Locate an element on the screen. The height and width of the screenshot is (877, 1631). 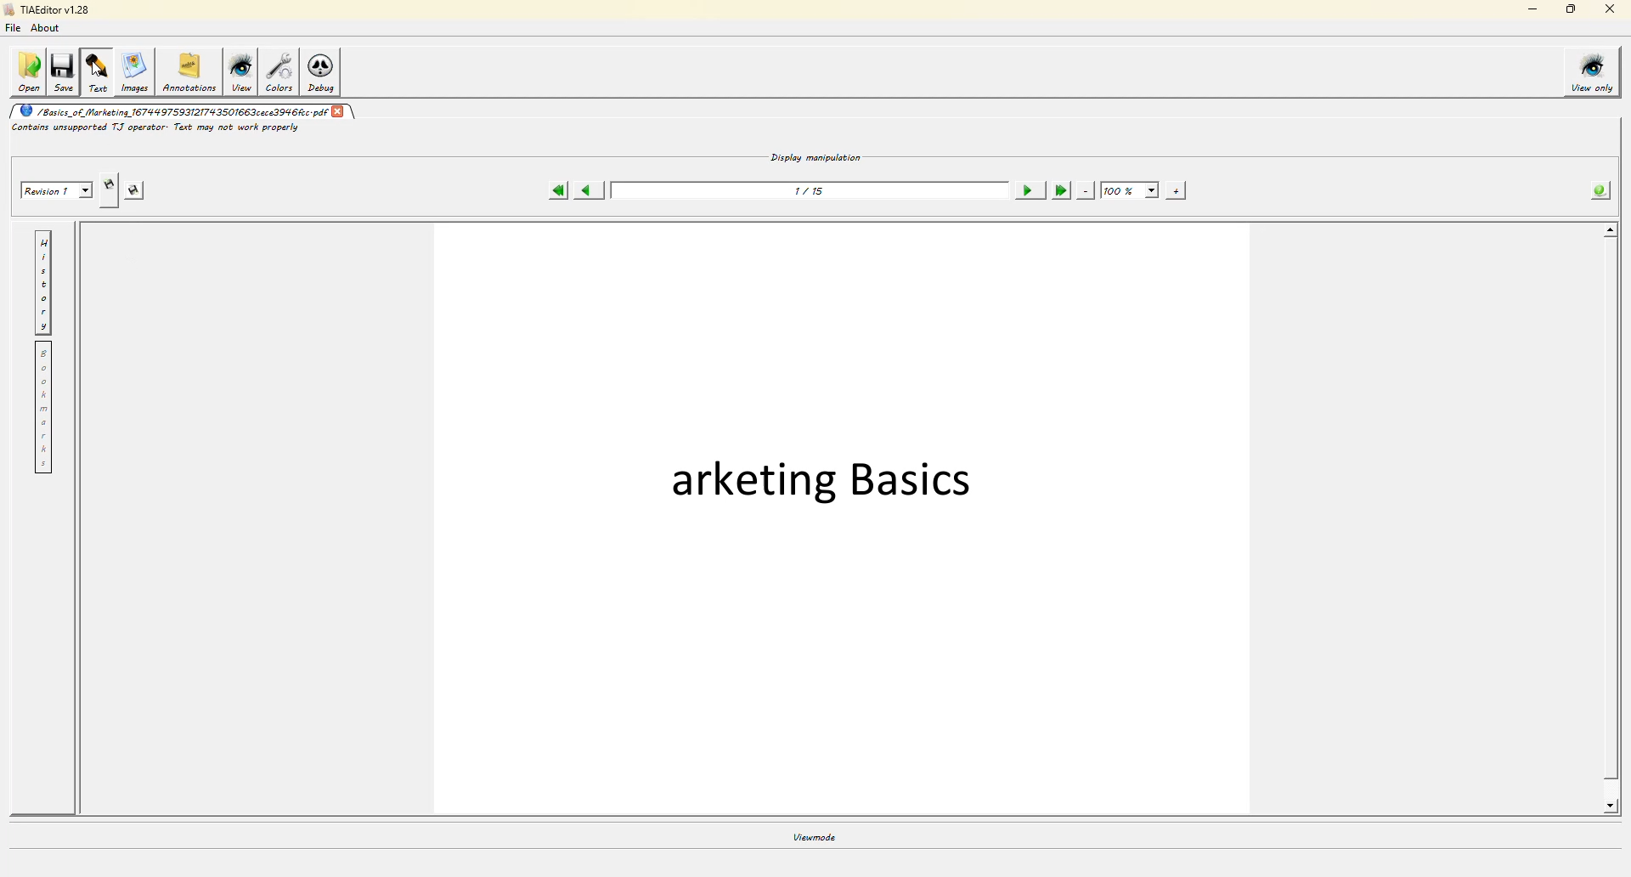
zoom out is located at coordinates (1086, 191).